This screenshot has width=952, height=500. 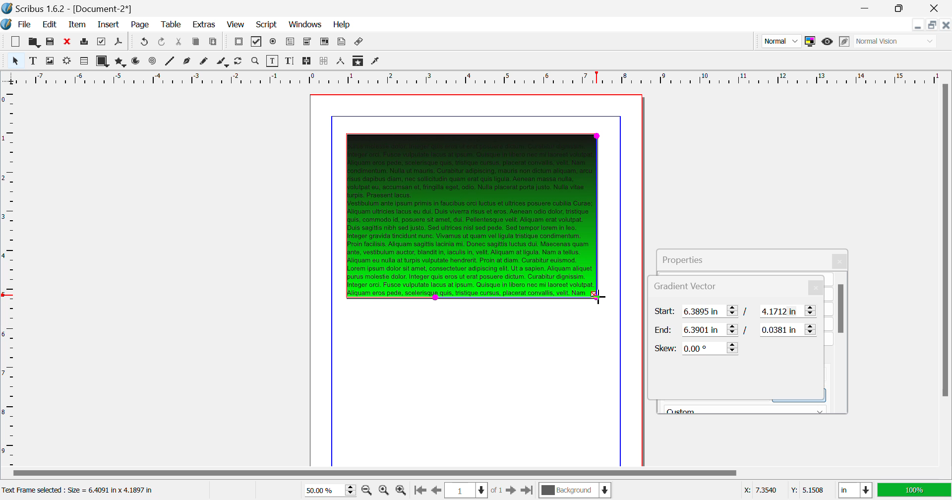 I want to click on Horizontal Page Margins, so click(x=9, y=276).